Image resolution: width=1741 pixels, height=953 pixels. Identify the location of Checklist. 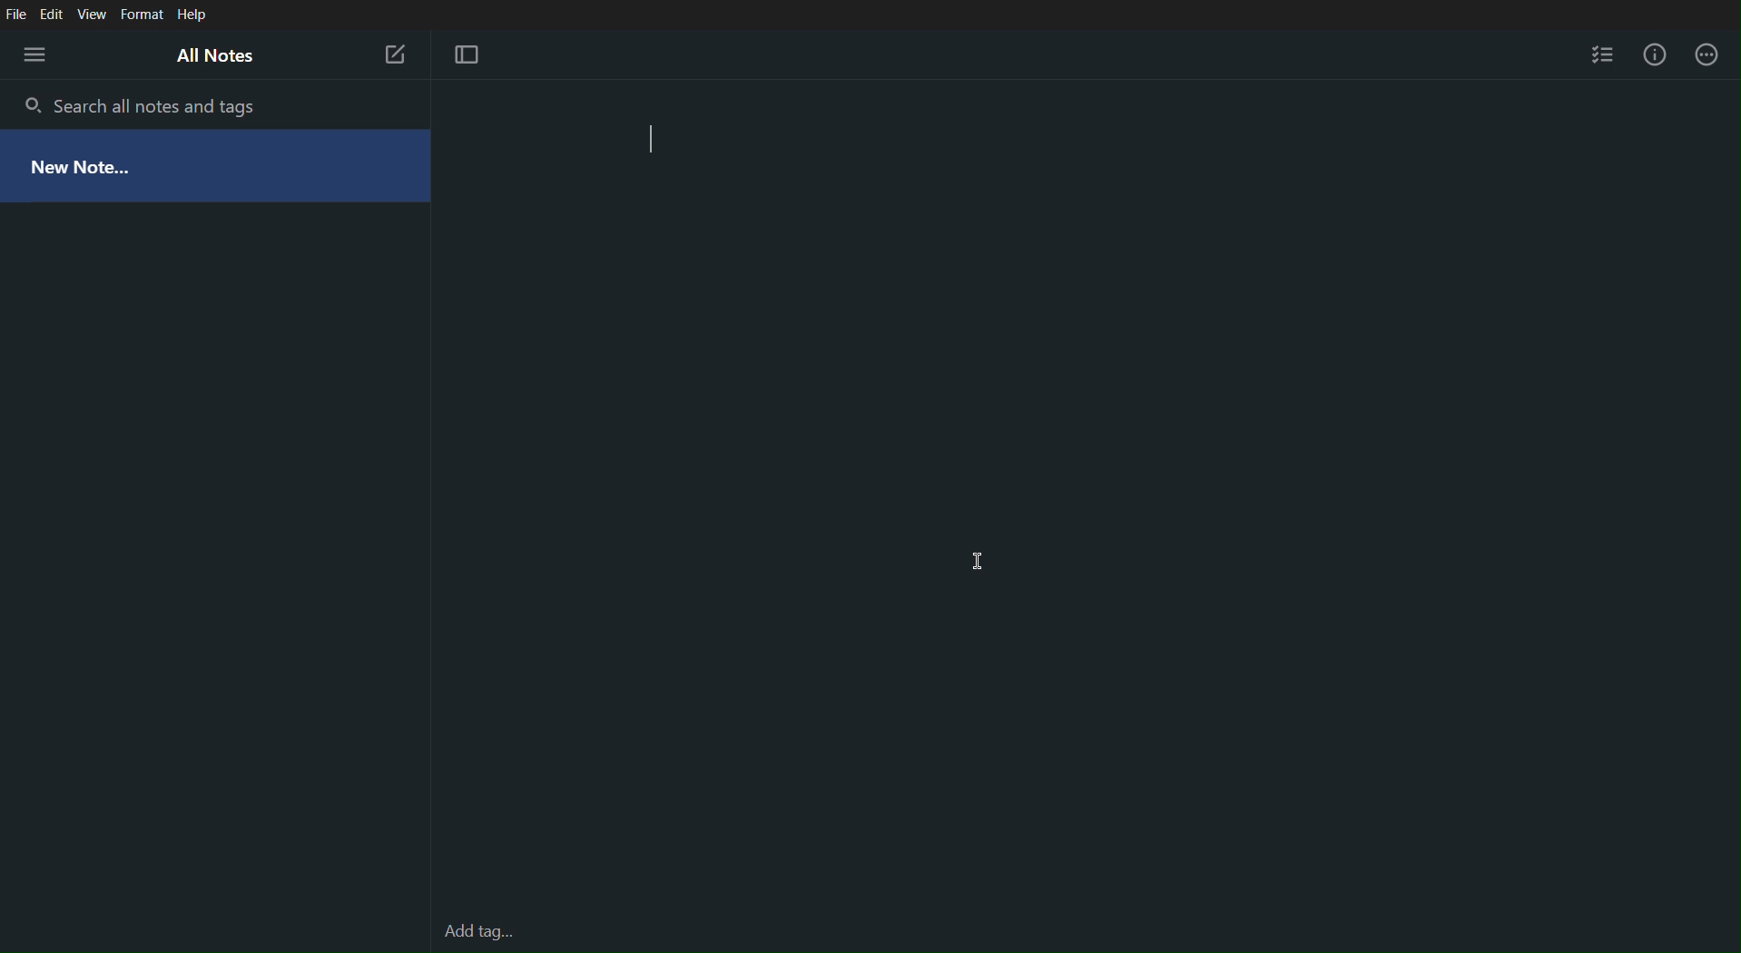
(1605, 52).